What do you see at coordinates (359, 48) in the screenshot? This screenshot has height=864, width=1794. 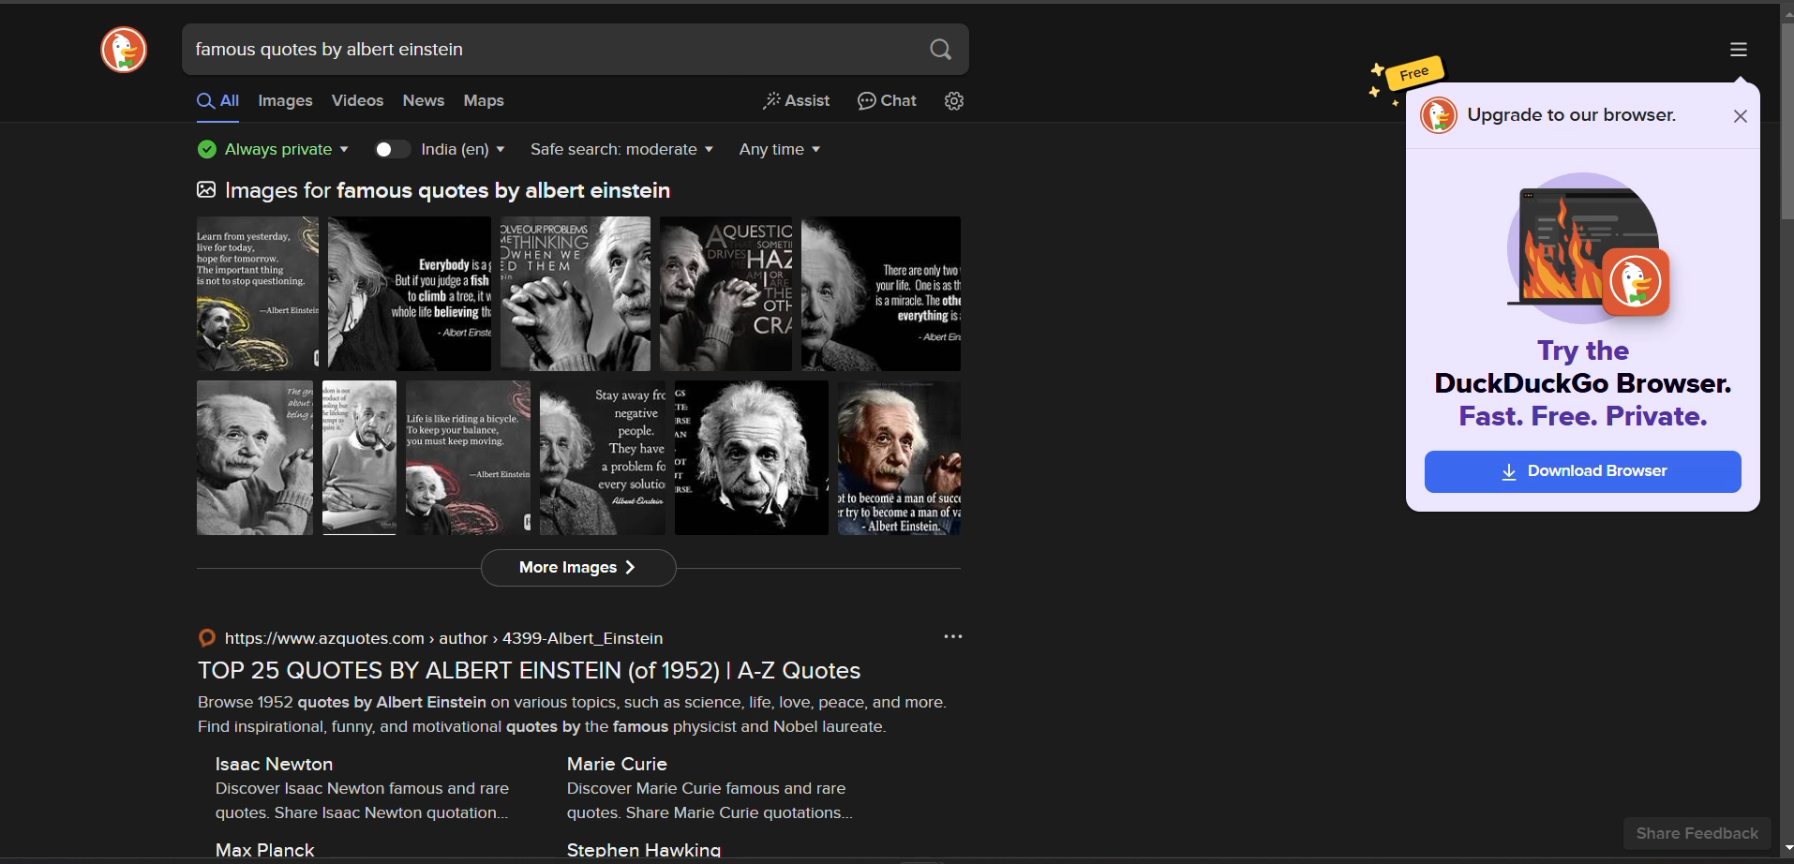 I see `famous quotes by albert einstein` at bounding box center [359, 48].